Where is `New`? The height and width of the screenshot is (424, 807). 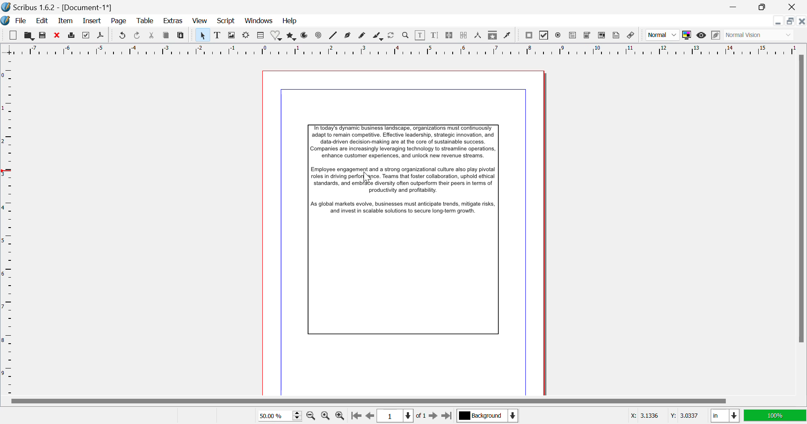 New is located at coordinates (13, 34).